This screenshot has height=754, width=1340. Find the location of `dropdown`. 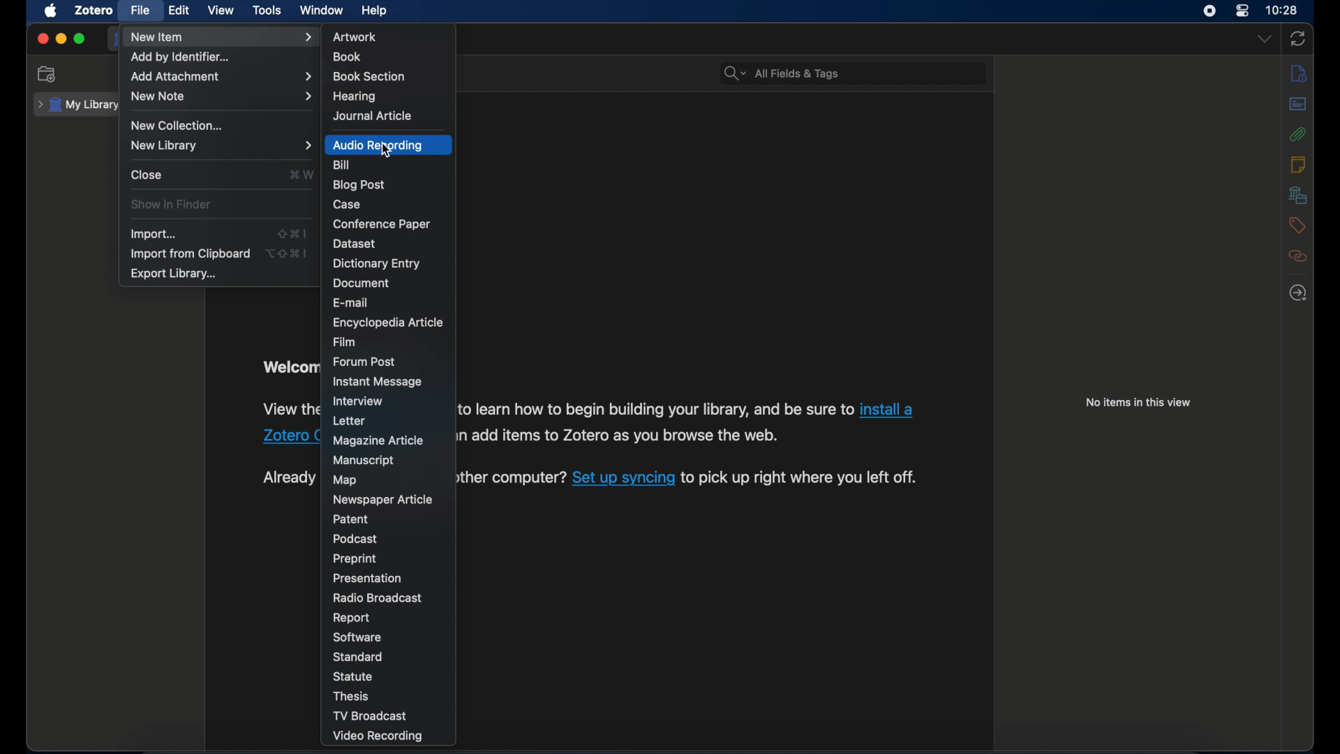

dropdown is located at coordinates (1264, 39).